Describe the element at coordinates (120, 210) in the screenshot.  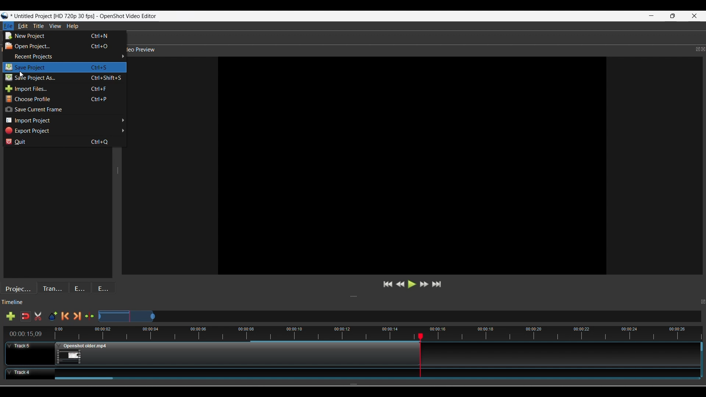
I see `Change width of panels attached to this line` at that location.